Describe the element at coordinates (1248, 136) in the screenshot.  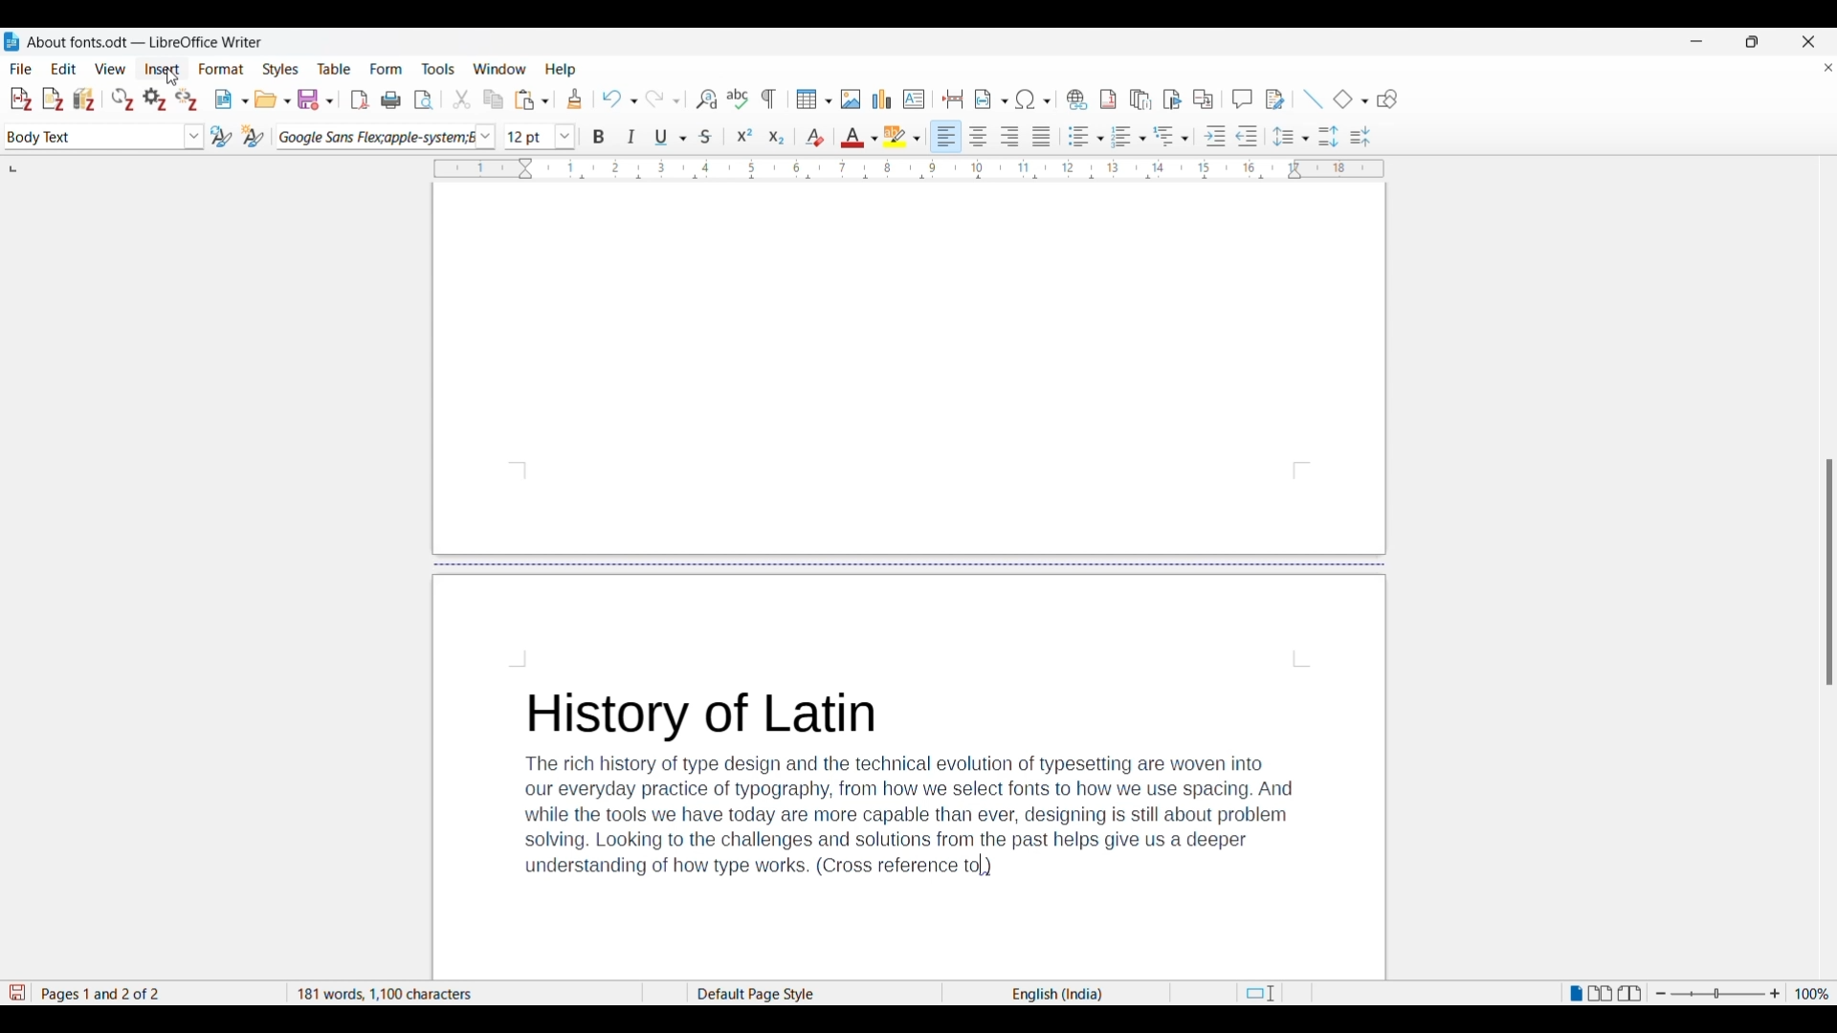
I see `Decrease indentation` at that location.